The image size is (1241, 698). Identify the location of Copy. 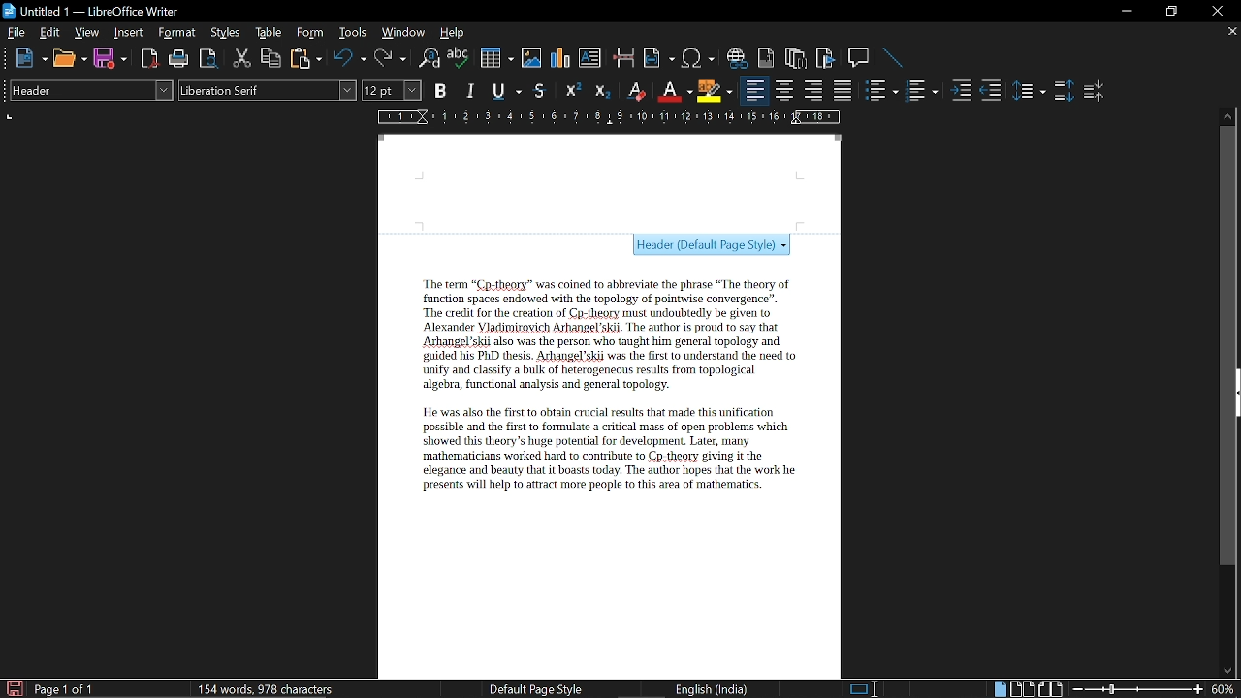
(270, 58).